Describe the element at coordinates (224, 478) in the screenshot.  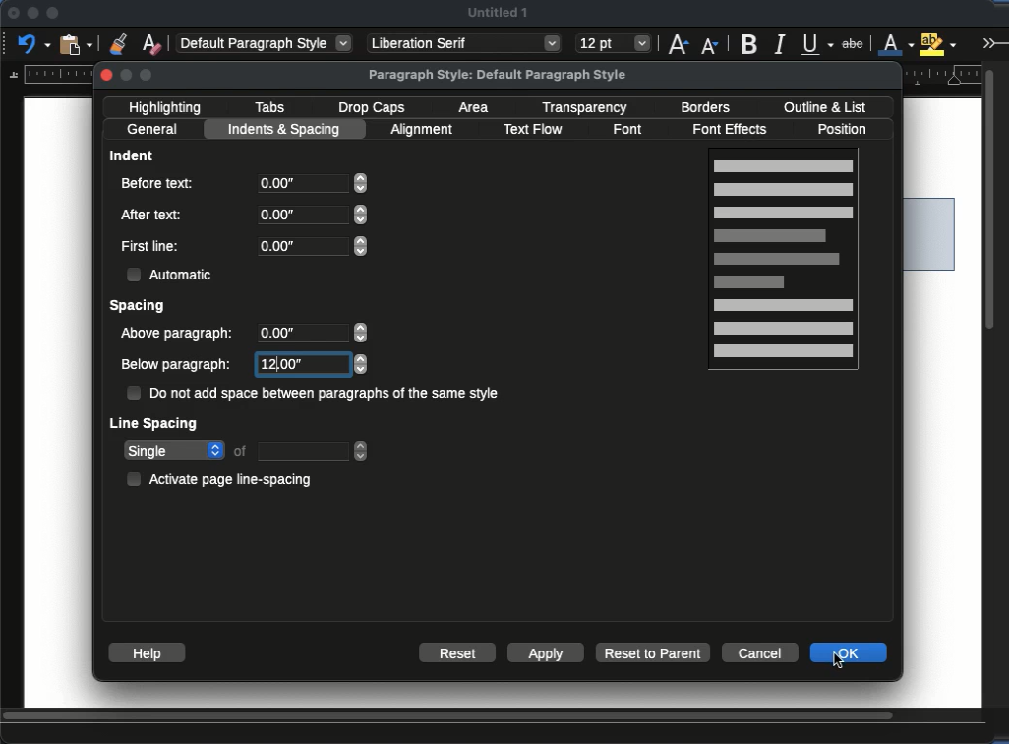
I see `activate page line-spacing ` at that location.